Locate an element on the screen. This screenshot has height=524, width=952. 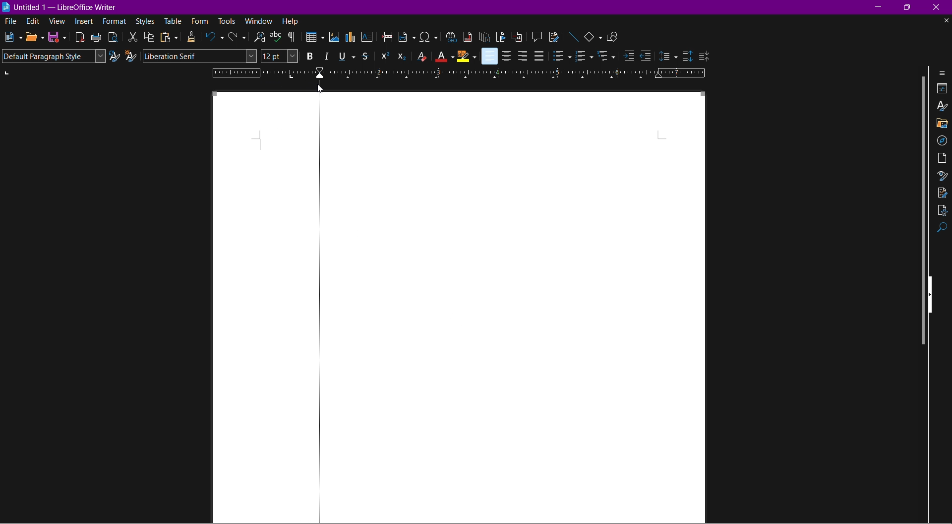
Insert link is located at coordinates (450, 36).